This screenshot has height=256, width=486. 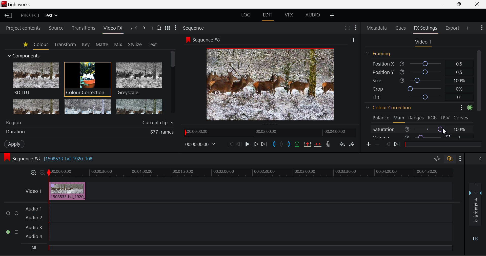 What do you see at coordinates (479, 93) in the screenshot?
I see `Scroll Bar` at bounding box center [479, 93].